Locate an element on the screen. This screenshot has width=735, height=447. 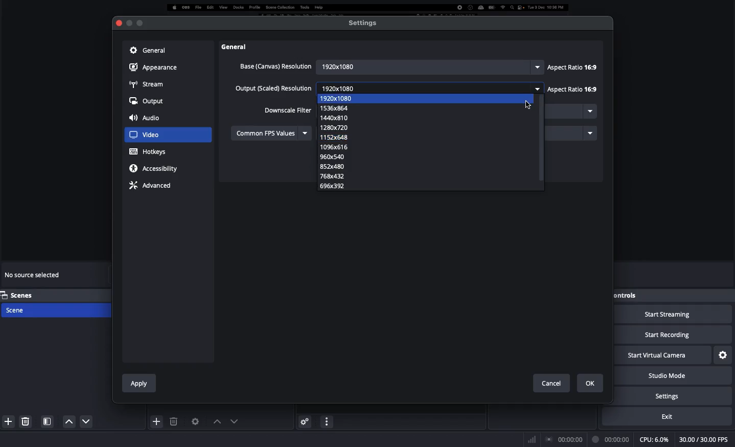
Clicked is located at coordinates (151, 135).